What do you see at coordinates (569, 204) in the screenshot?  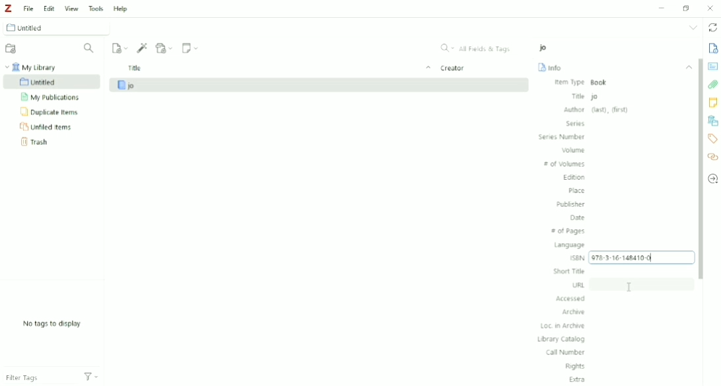 I see `Publisher` at bounding box center [569, 204].